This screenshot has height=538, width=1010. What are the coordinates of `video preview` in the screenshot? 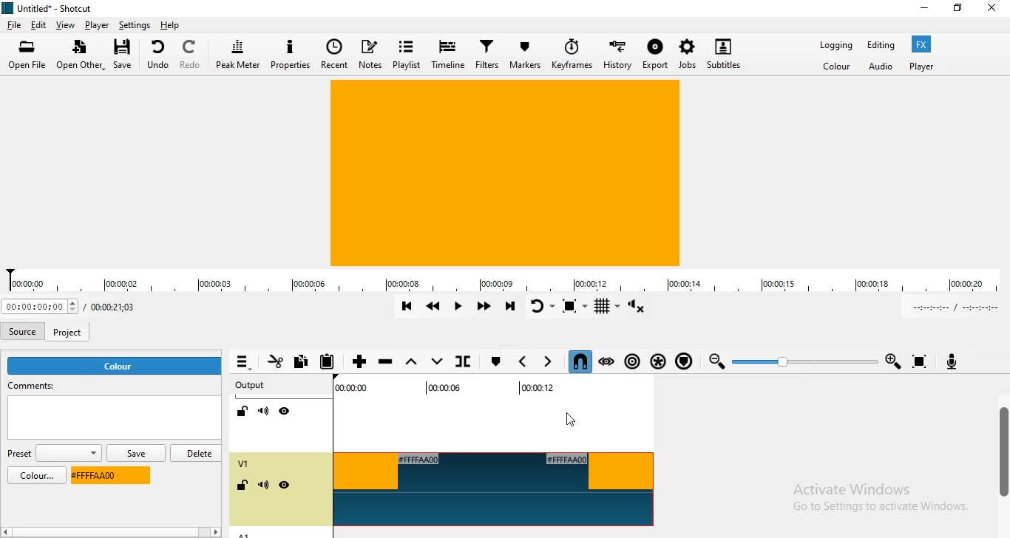 It's located at (504, 174).